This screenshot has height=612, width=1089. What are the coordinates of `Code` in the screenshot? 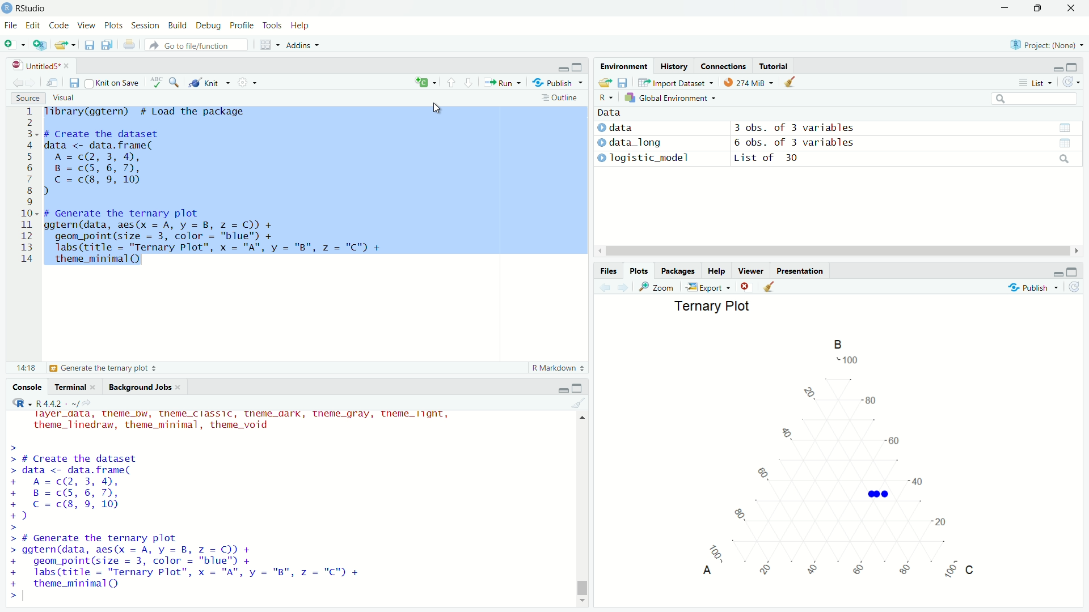 It's located at (57, 25).